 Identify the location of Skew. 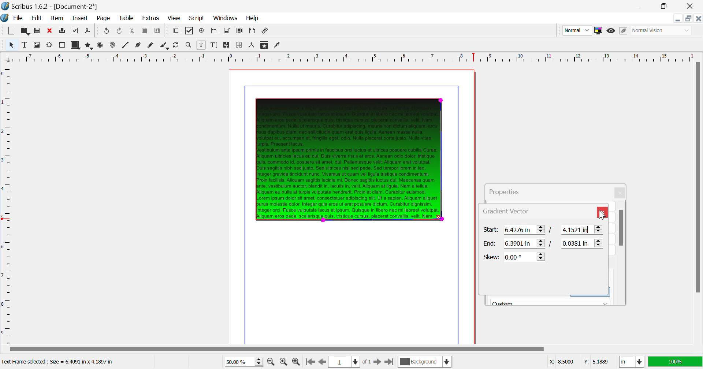
(515, 257).